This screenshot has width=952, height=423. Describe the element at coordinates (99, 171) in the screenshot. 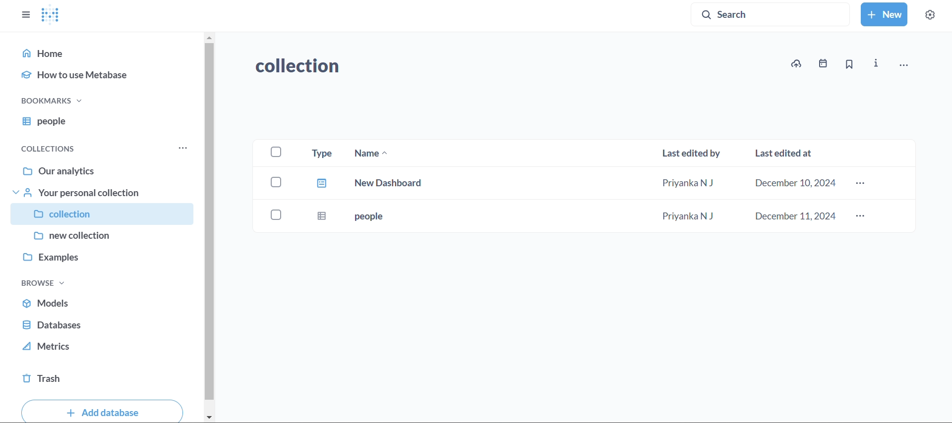

I see `our analytics` at that location.